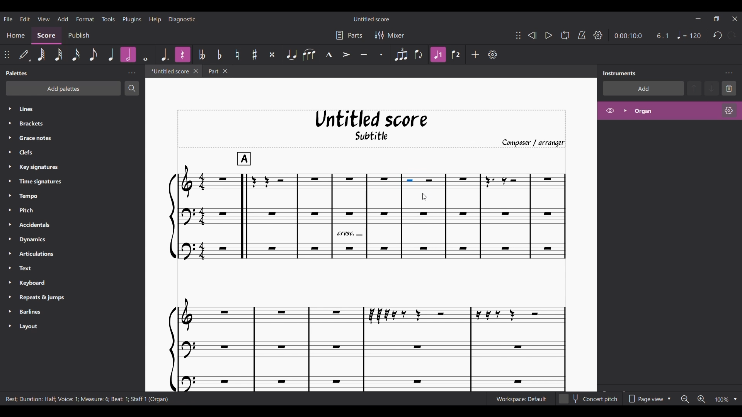 This screenshot has width=742, height=417. What do you see at coordinates (155, 19) in the screenshot?
I see `Help menu` at bounding box center [155, 19].